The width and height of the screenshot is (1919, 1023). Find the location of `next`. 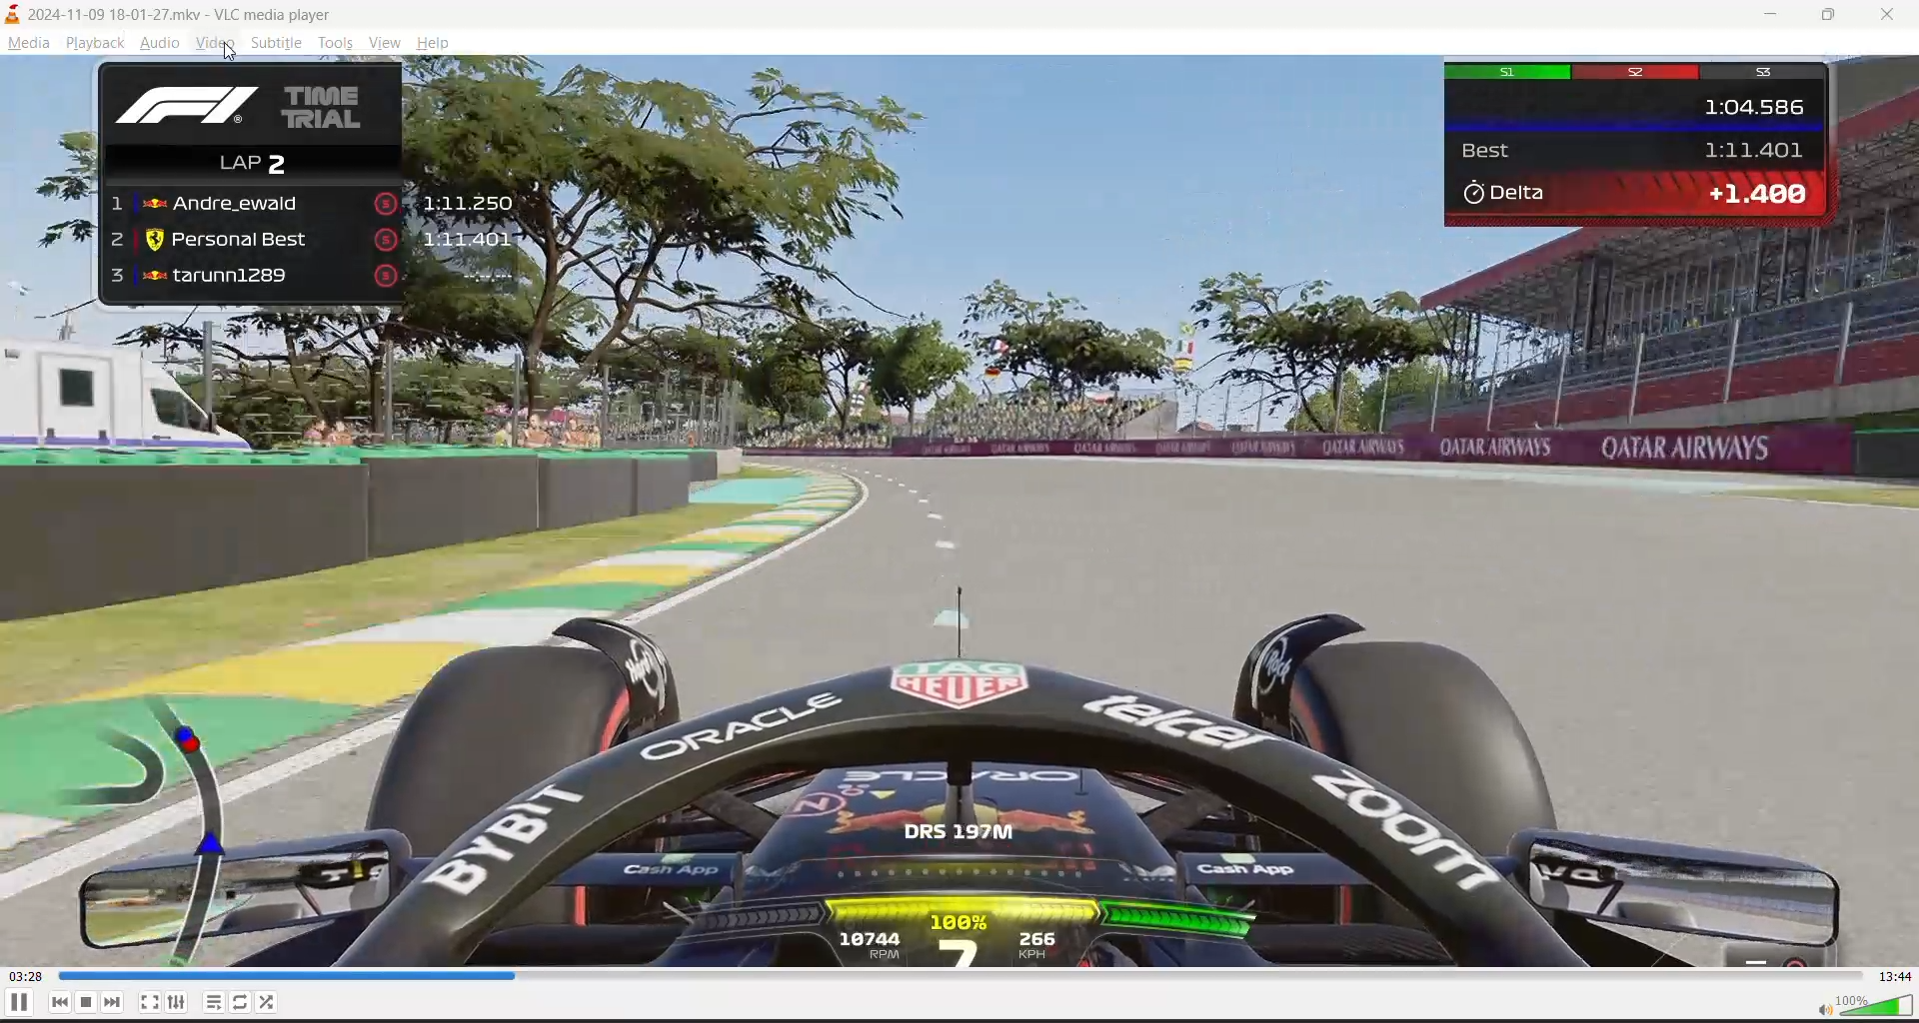

next is located at coordinates (115, 1000).